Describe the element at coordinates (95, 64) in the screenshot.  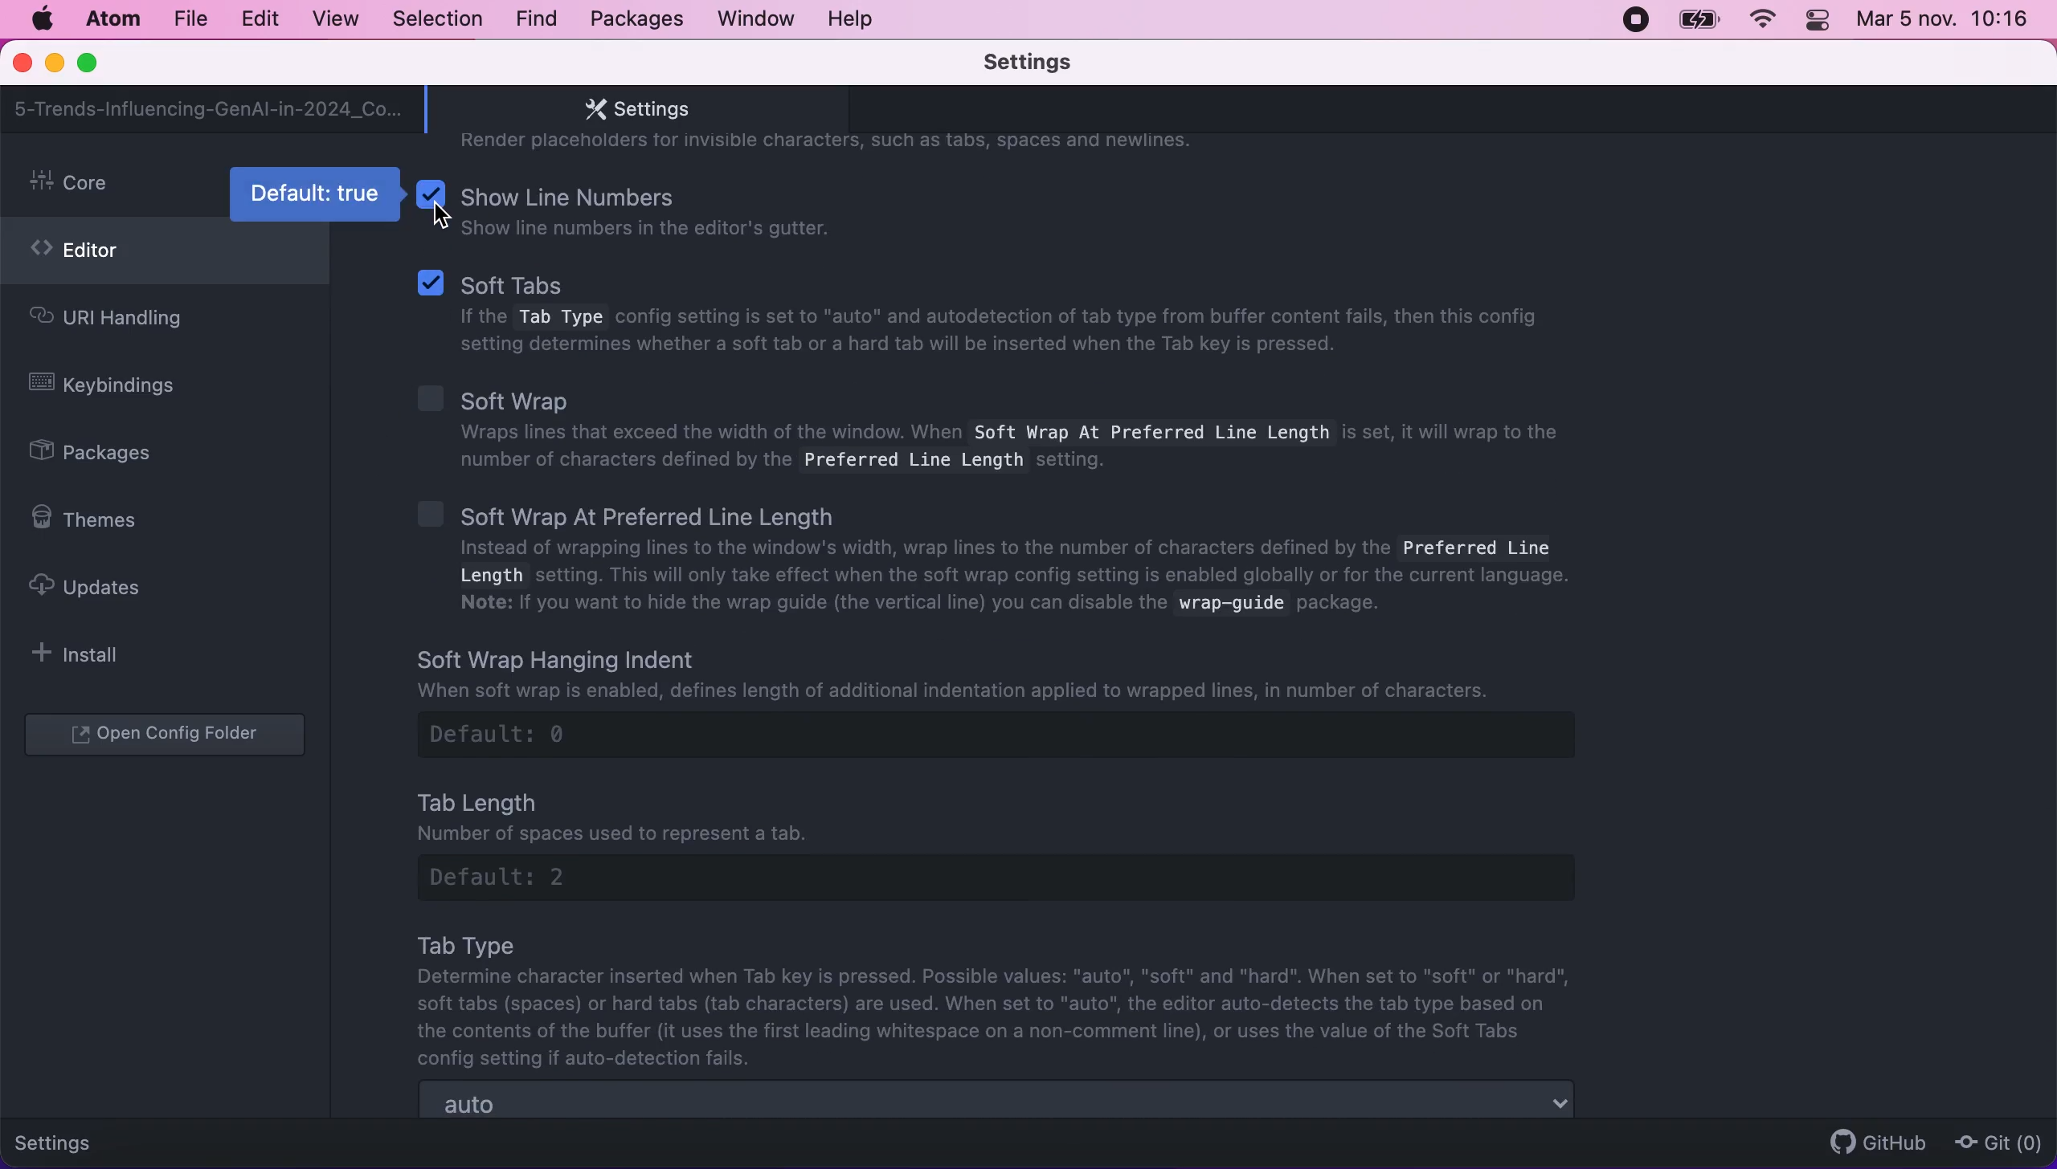
I see `maximize` at that location.